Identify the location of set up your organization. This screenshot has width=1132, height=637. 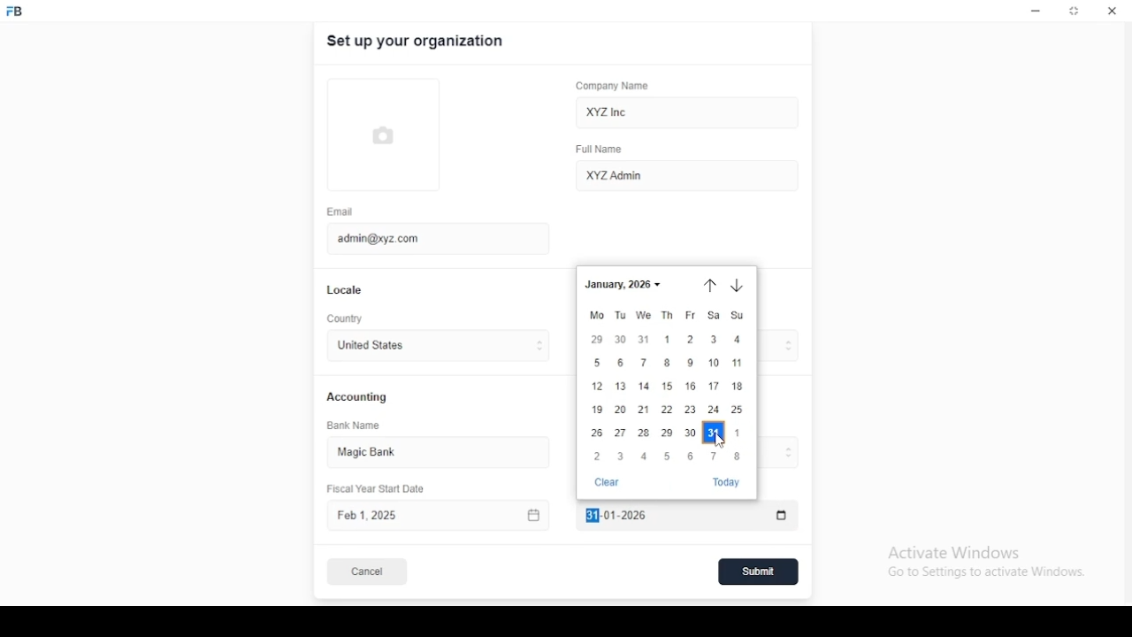
(417, 42).